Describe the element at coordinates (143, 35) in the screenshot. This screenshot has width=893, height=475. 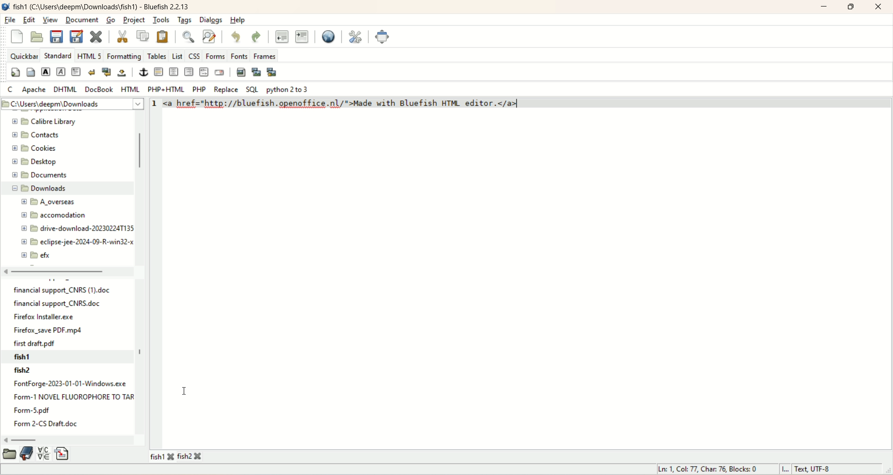
I see `copy` at that location.